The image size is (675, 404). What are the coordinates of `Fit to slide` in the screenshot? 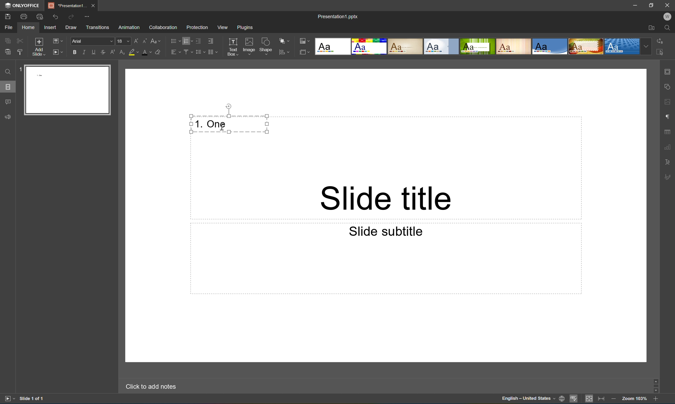 It's located at (590, 398).